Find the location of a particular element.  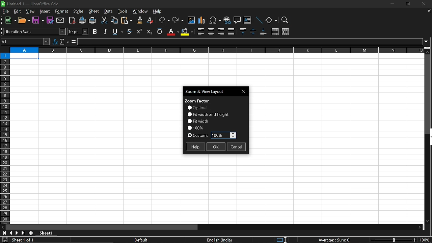

paste is located at coordinates (126, 21).